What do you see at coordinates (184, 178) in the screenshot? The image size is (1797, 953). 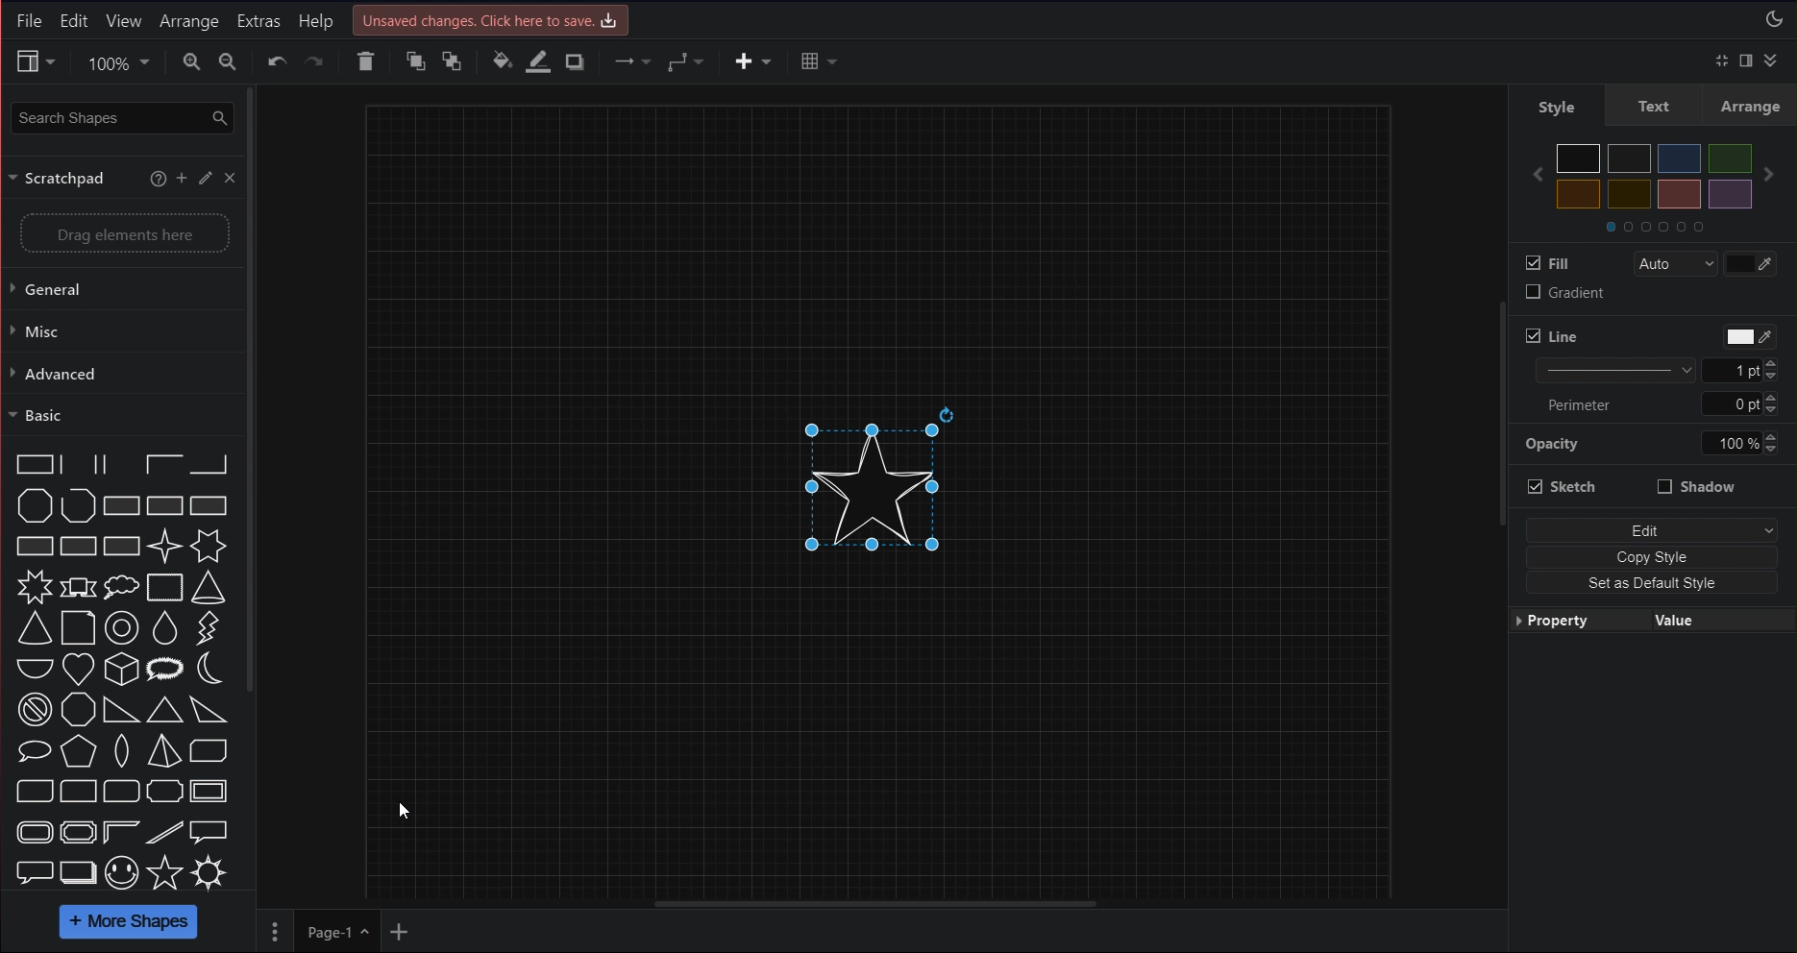 I see `Add` at bounding box center [184, 178].